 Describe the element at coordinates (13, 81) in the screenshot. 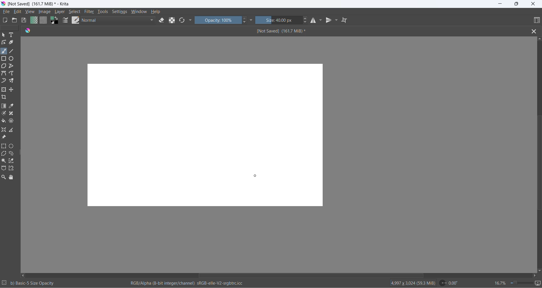

I see `multibrush tool` at that location.